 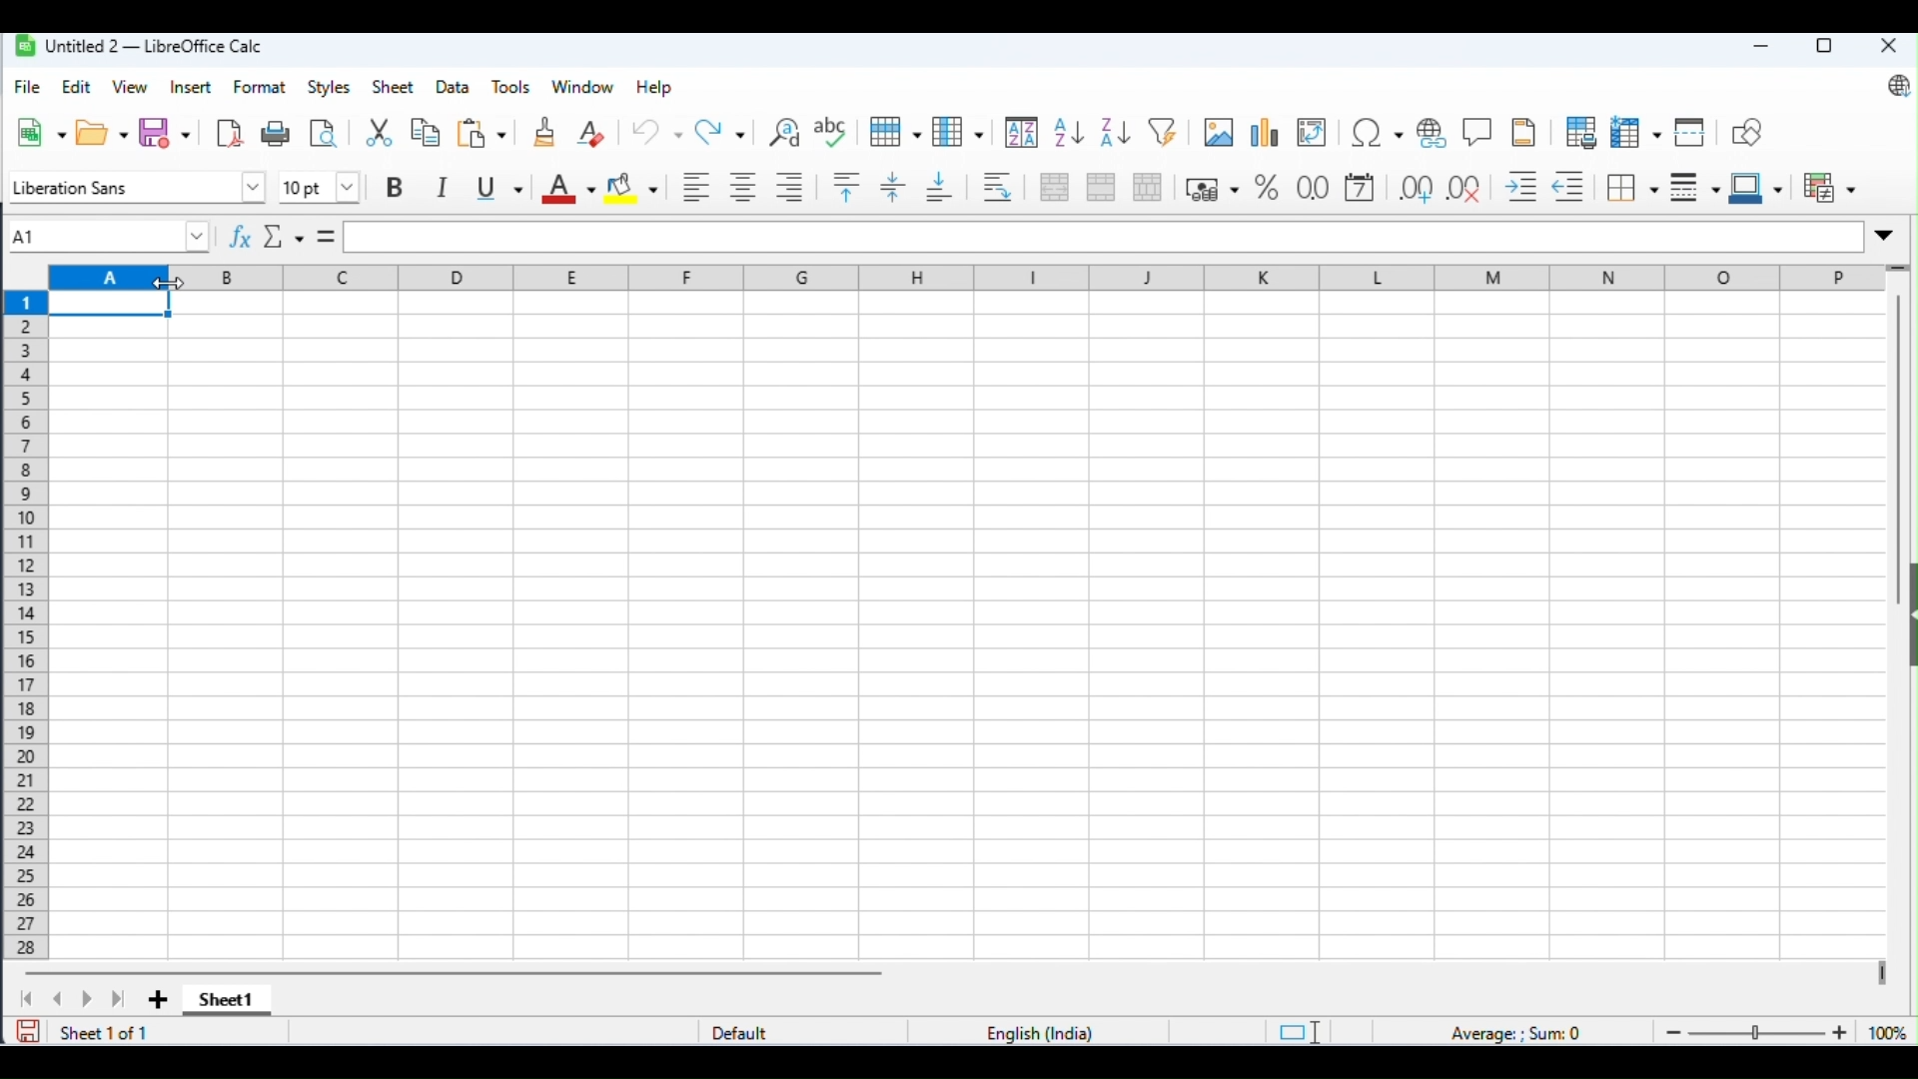 I want to click on copy, so click(x=426, y=133).